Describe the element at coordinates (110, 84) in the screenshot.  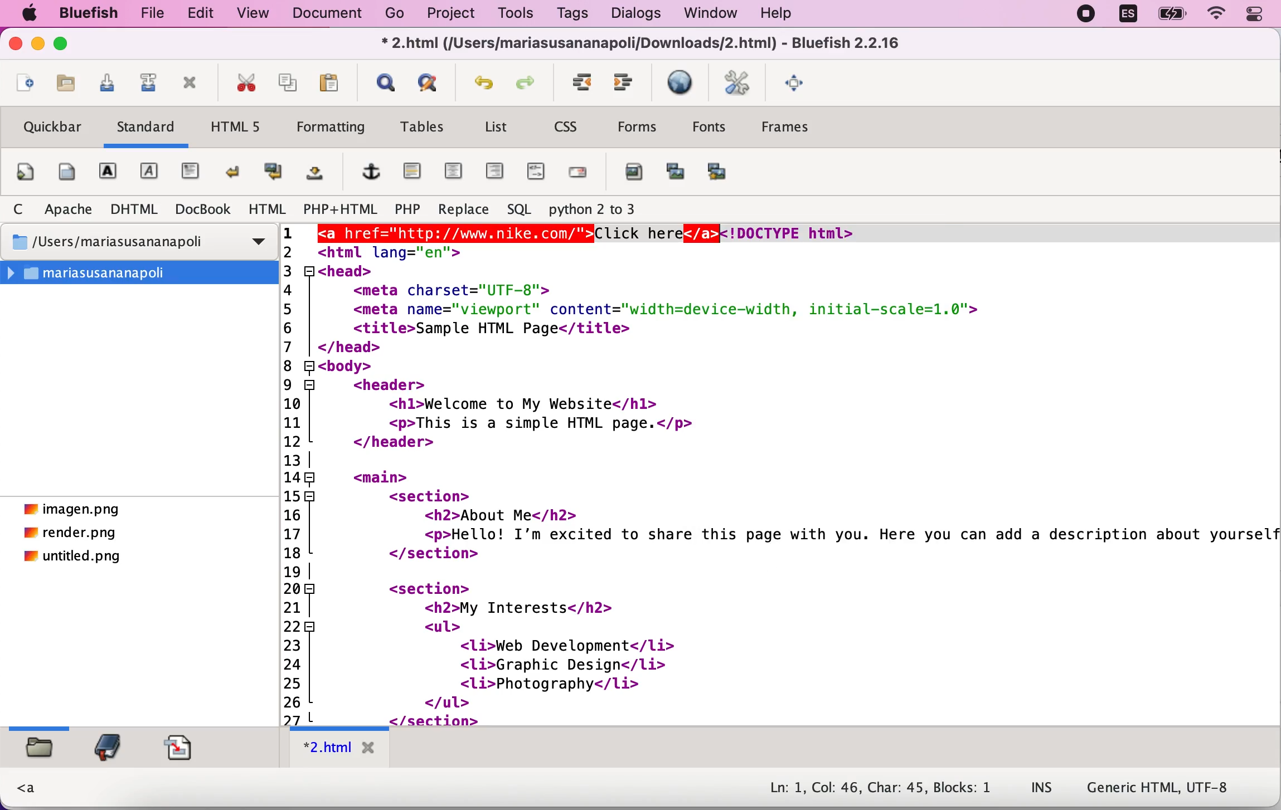
I see `save` at that location.